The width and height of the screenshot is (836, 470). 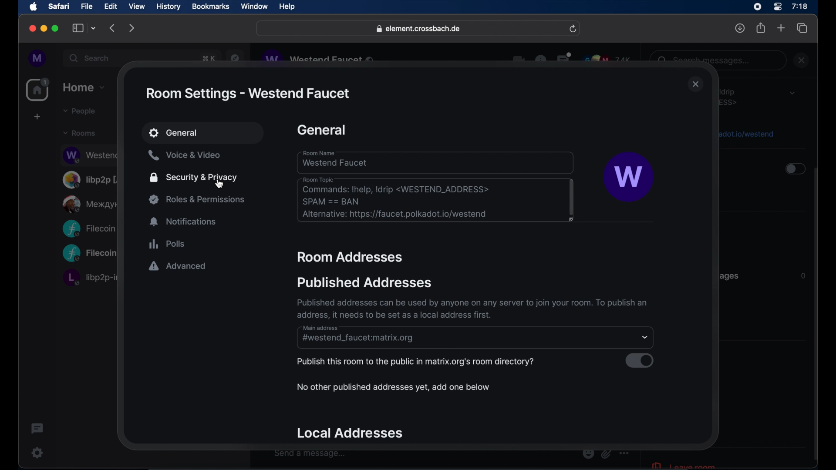 What do you see at coordinates (745, 133) in the screenshot?
I see `obscure` at bounding box center [745, 133].